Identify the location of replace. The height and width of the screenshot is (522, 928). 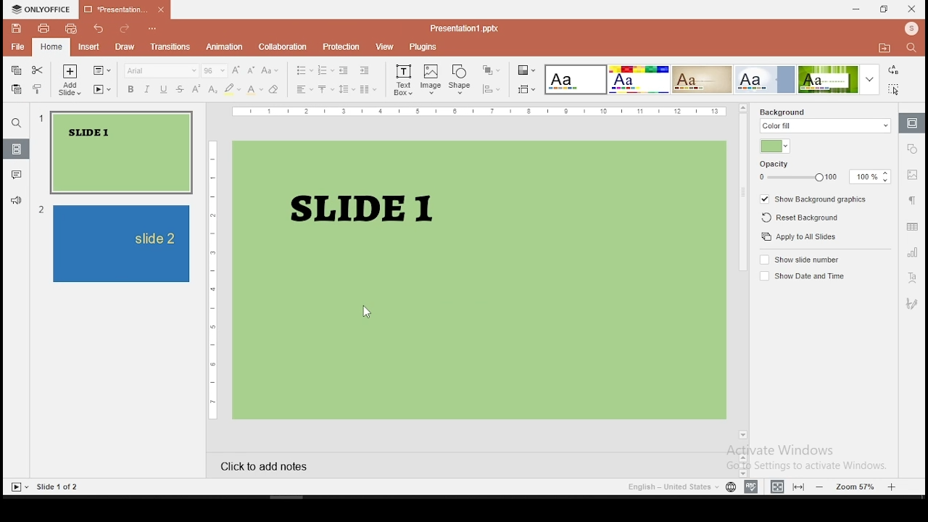
(894, 70).